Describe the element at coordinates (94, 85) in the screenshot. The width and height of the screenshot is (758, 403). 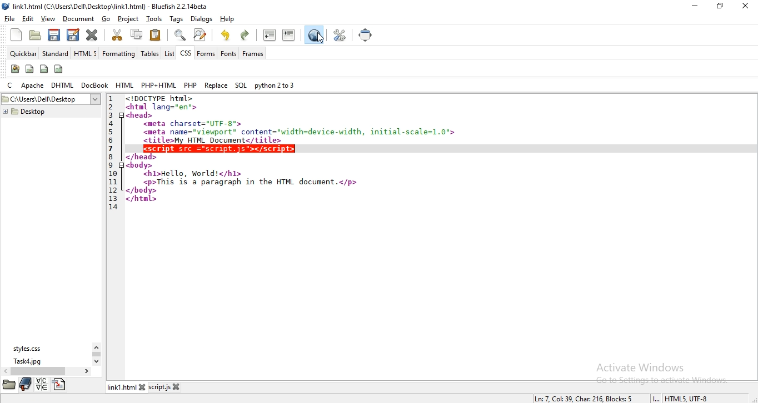
I see `docbook` at that location.